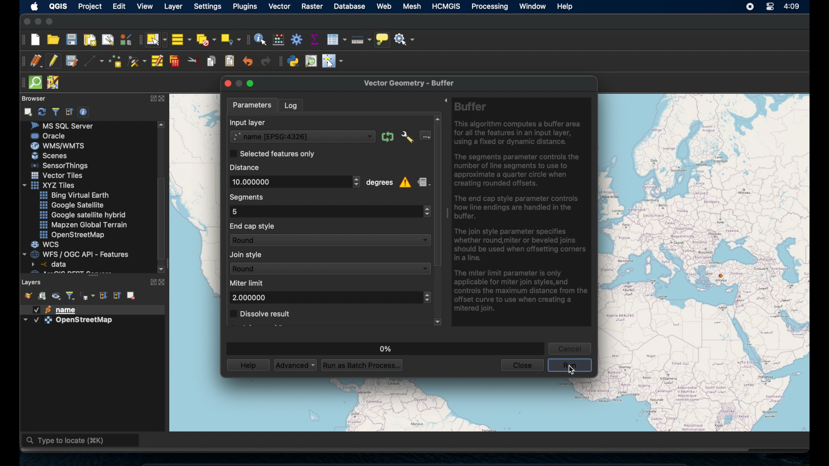 This screenshot has height=466, width=829. I want to click on expand, so click(151, 281).